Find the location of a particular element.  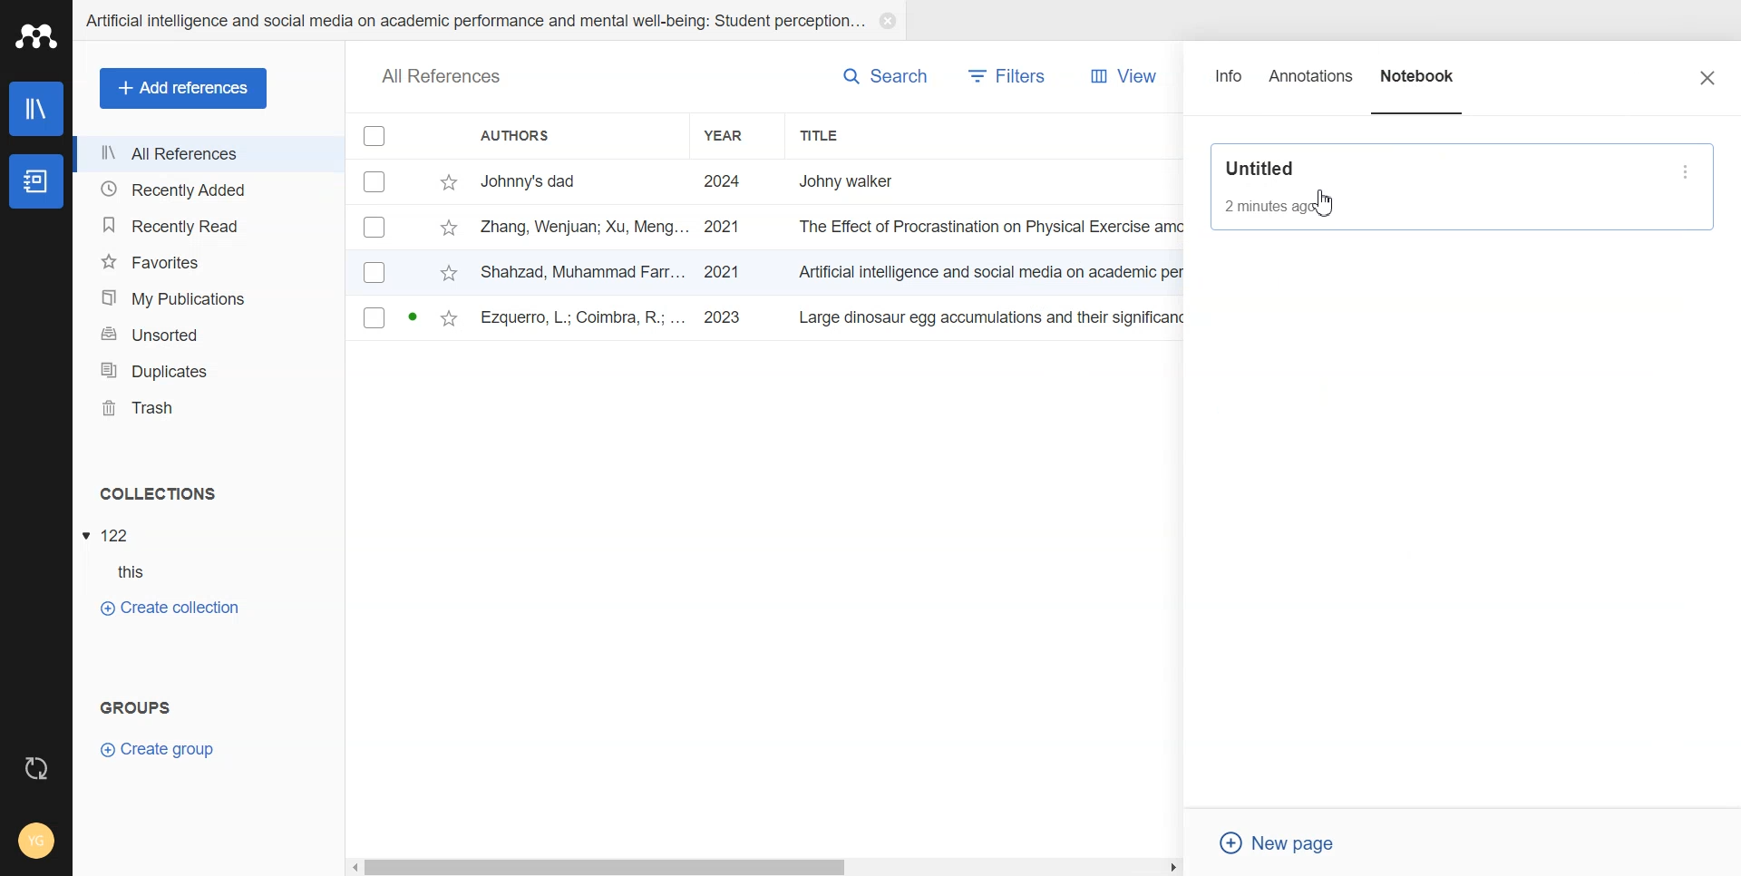

Trash is located at coordinates (209, 408).